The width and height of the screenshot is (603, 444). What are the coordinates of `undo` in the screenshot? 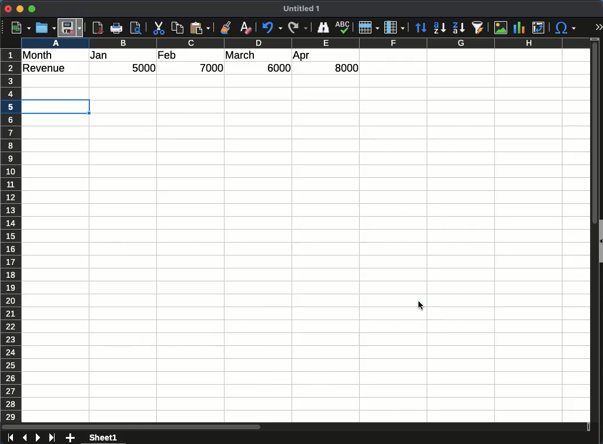 It's located at (270, 28).